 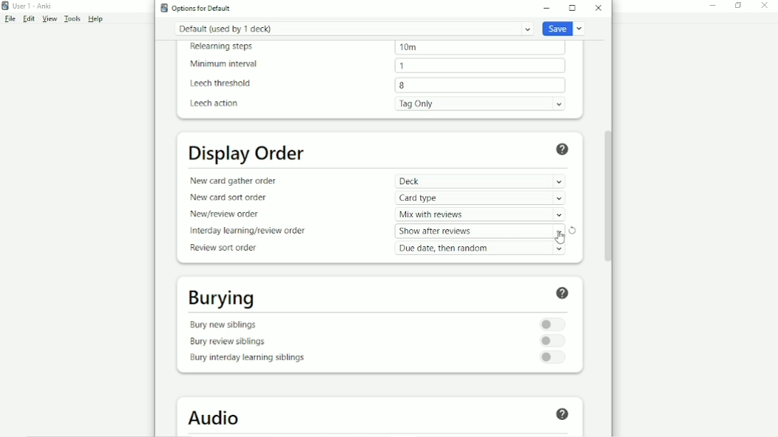 I want to click on Restore down, so click(x=738, y=6).